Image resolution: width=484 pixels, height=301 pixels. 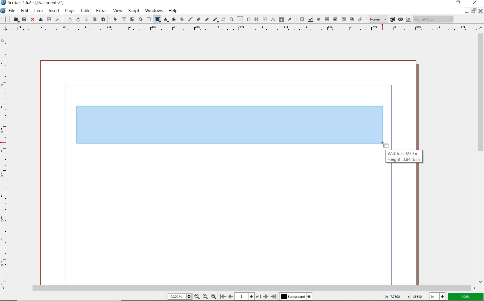 I want to click on edit text with story editor, so click(x=248, y=20).